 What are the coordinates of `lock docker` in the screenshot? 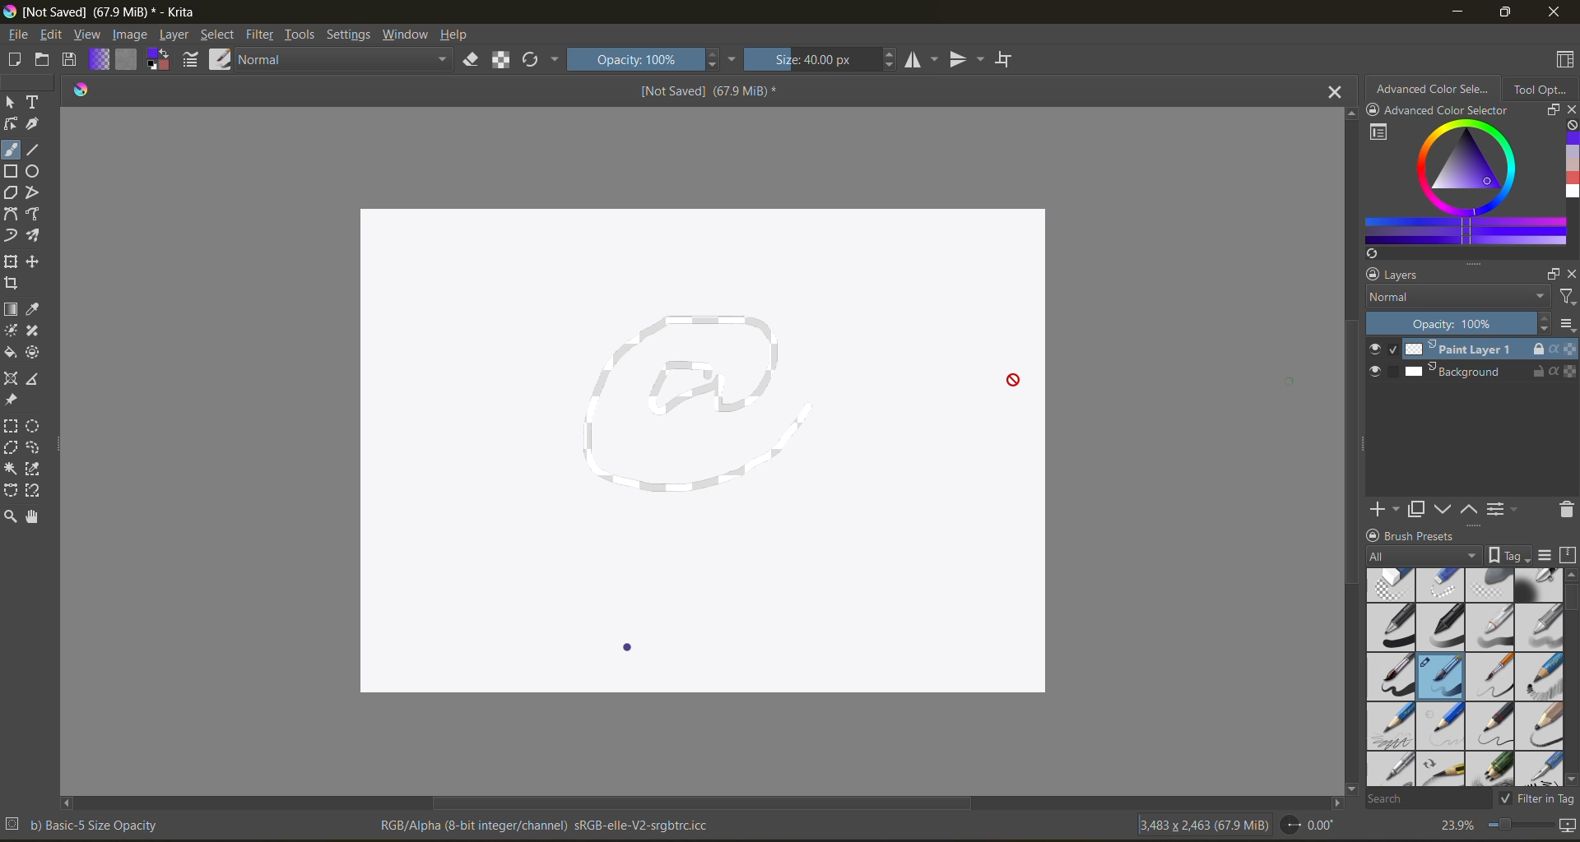 It's located at (1371, 274).